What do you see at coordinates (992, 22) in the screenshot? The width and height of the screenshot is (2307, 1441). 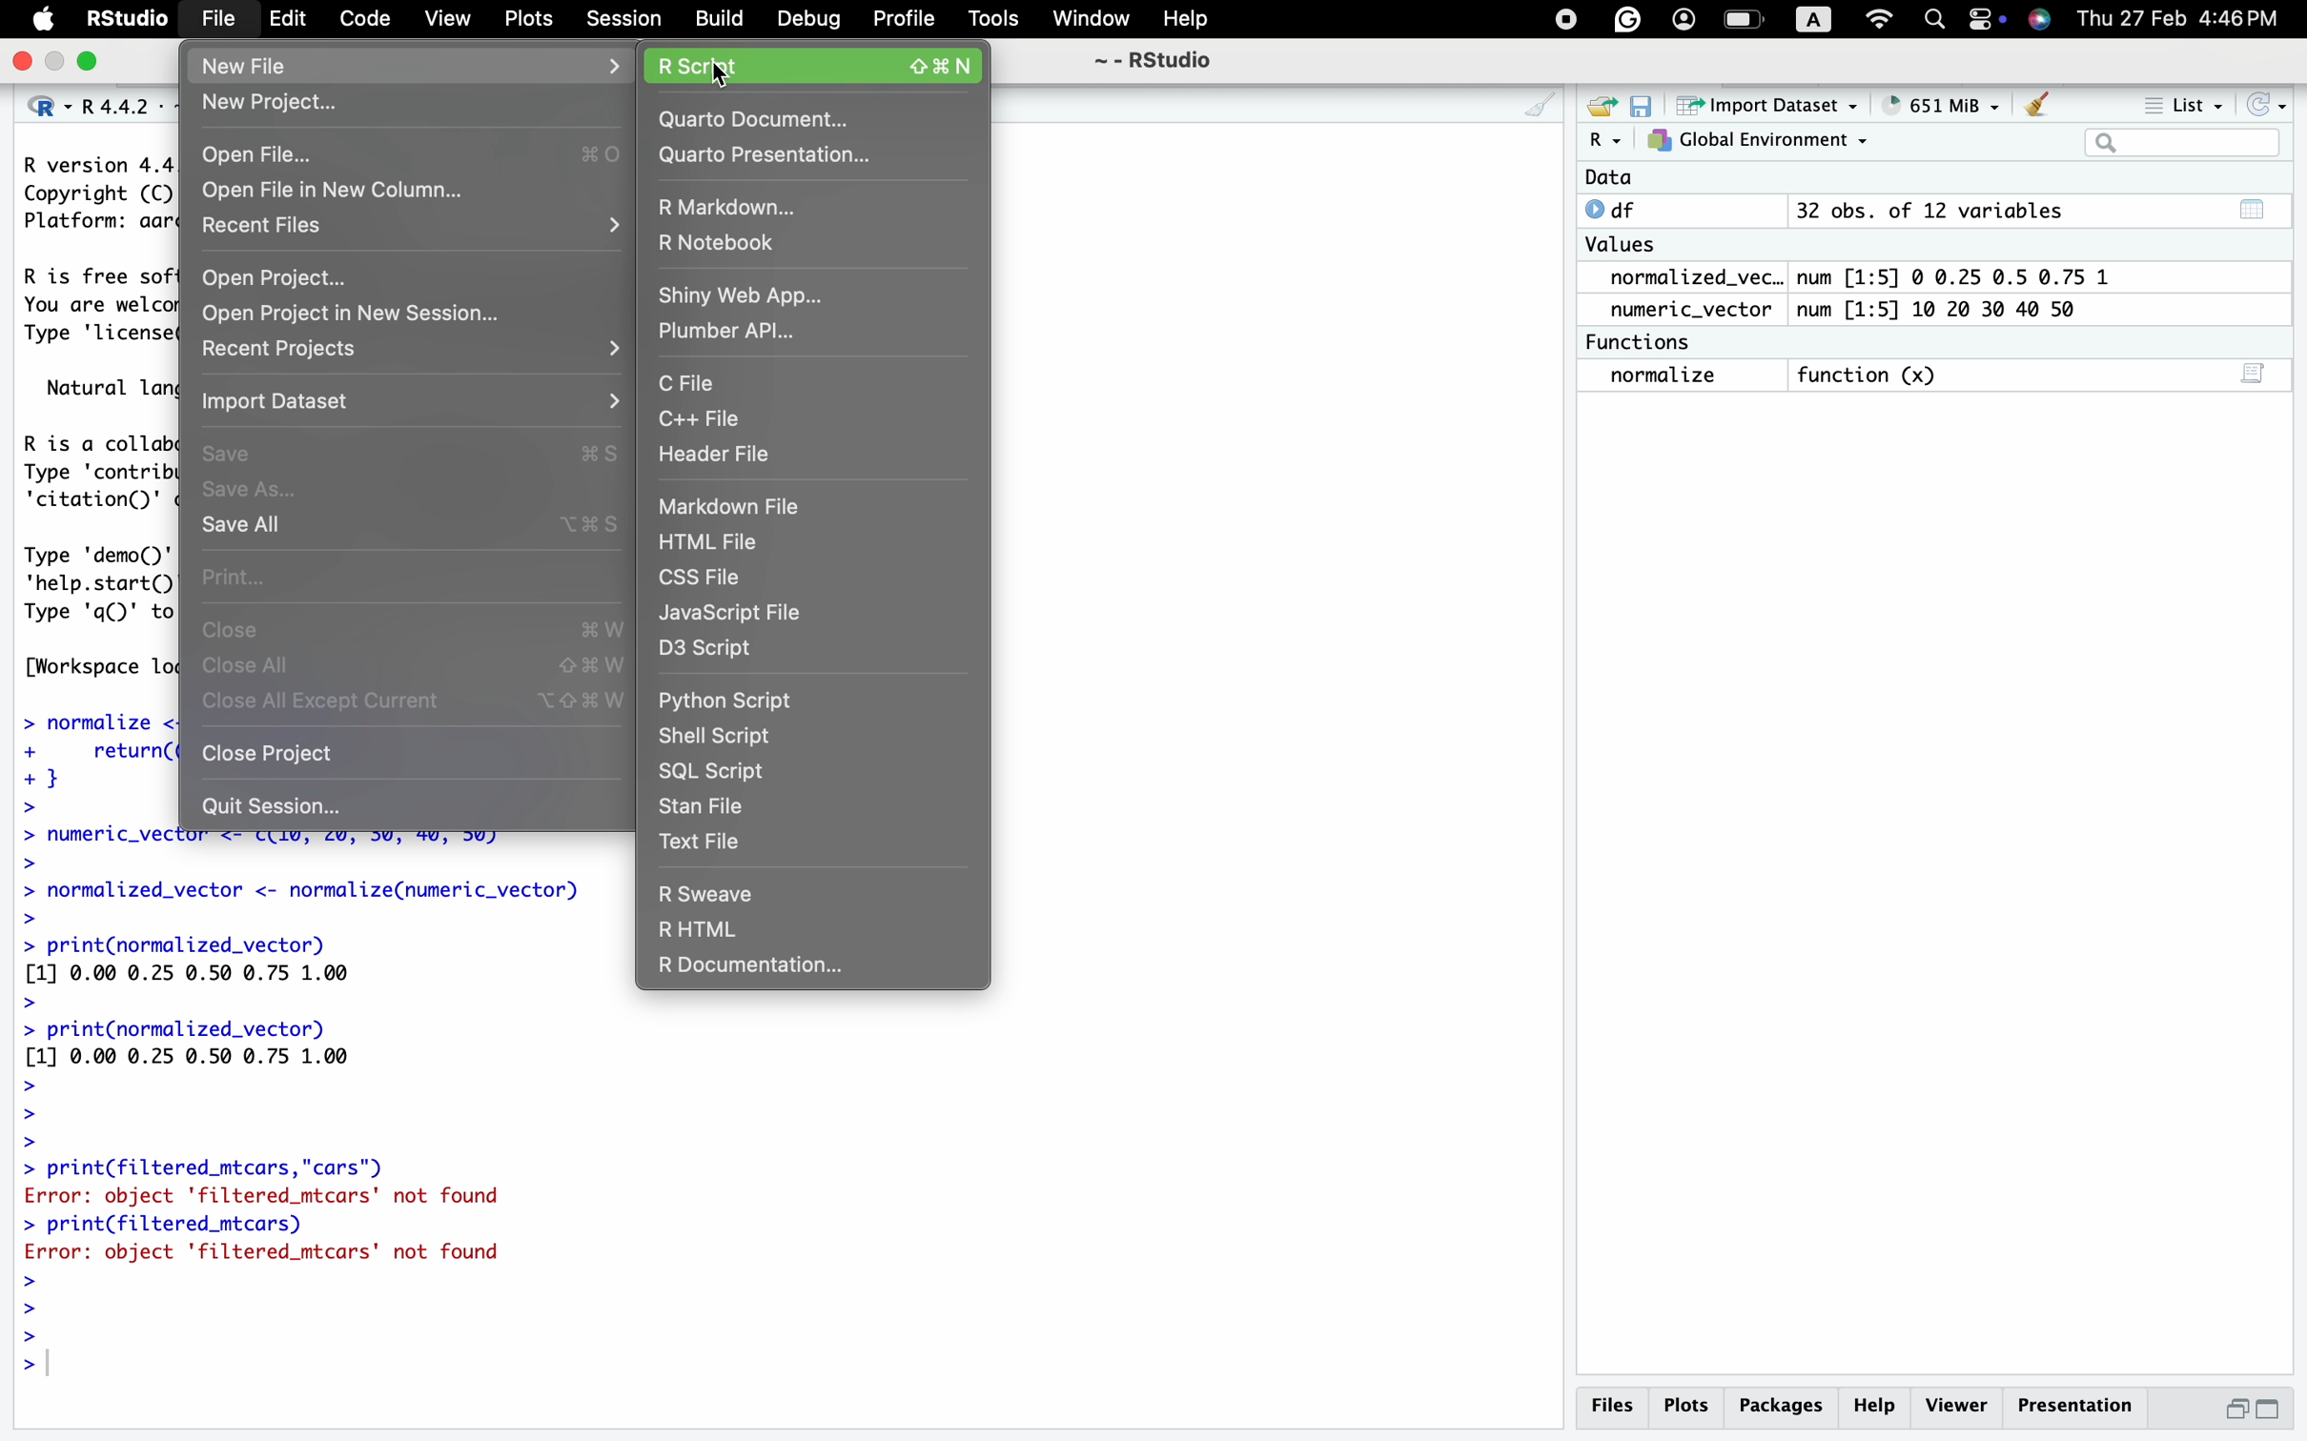 I see `Tools` at bounding box center [992, 22].